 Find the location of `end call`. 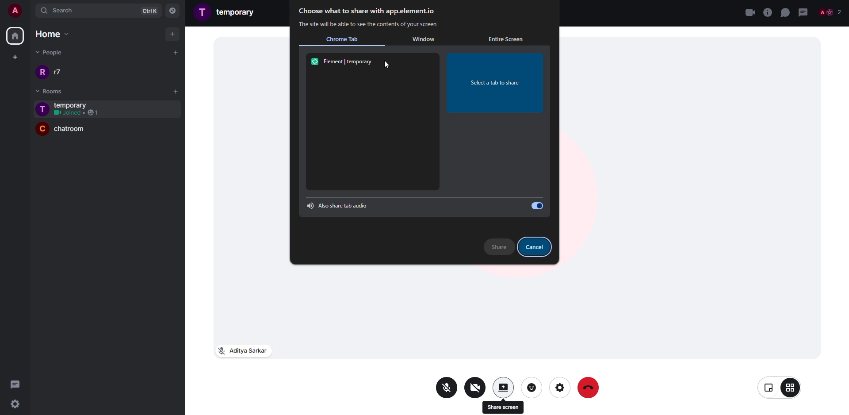

end call is located at coordinates (590, 388).